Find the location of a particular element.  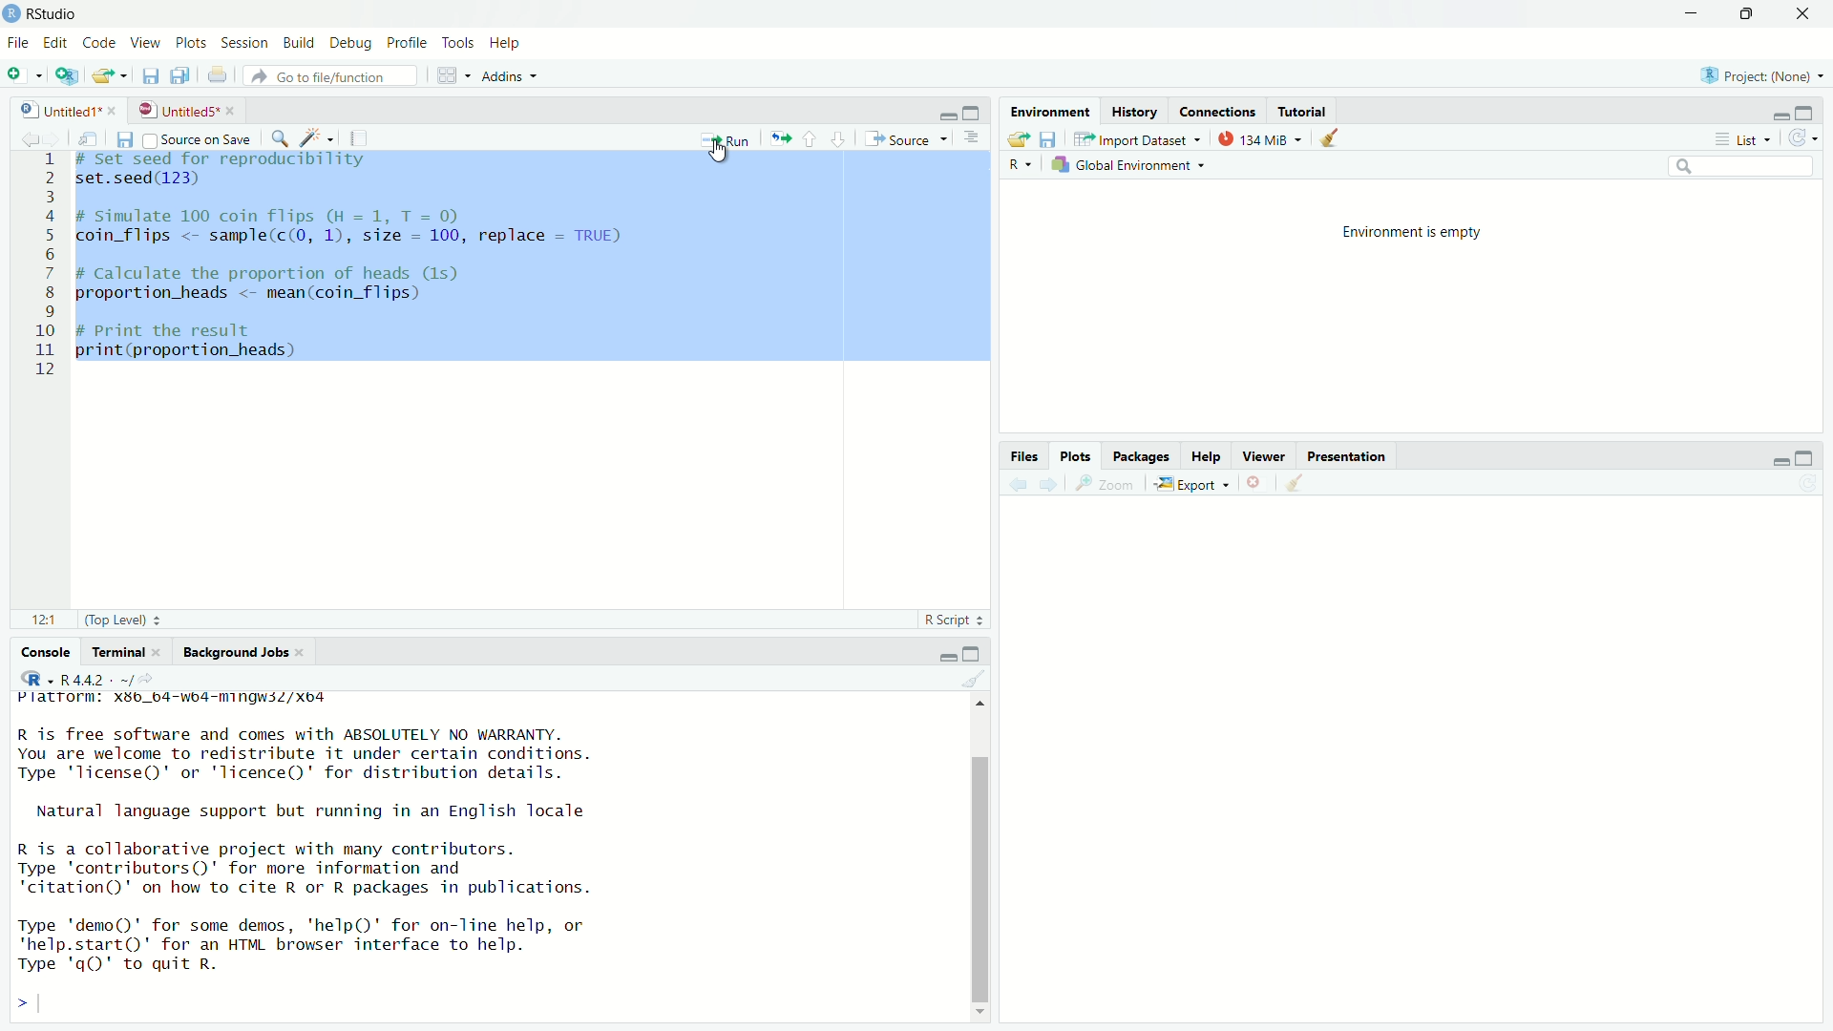

tools is located at coordinates (458, 42).